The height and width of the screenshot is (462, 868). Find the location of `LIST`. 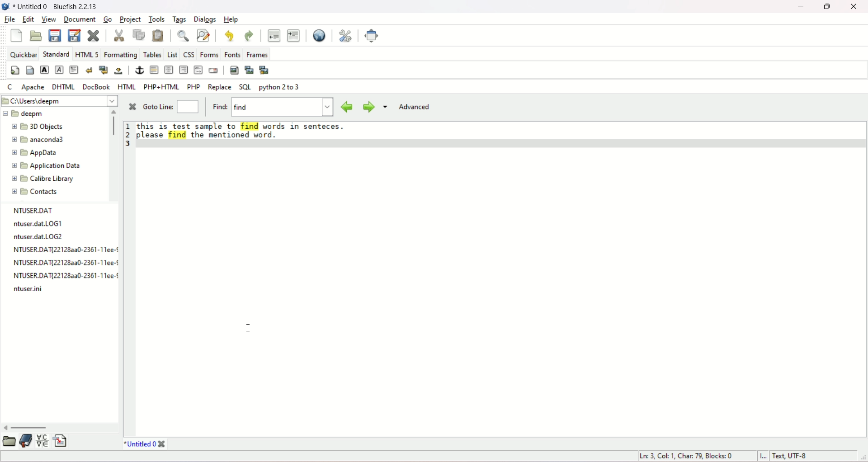

LIST is located at coordinates (173, 54).